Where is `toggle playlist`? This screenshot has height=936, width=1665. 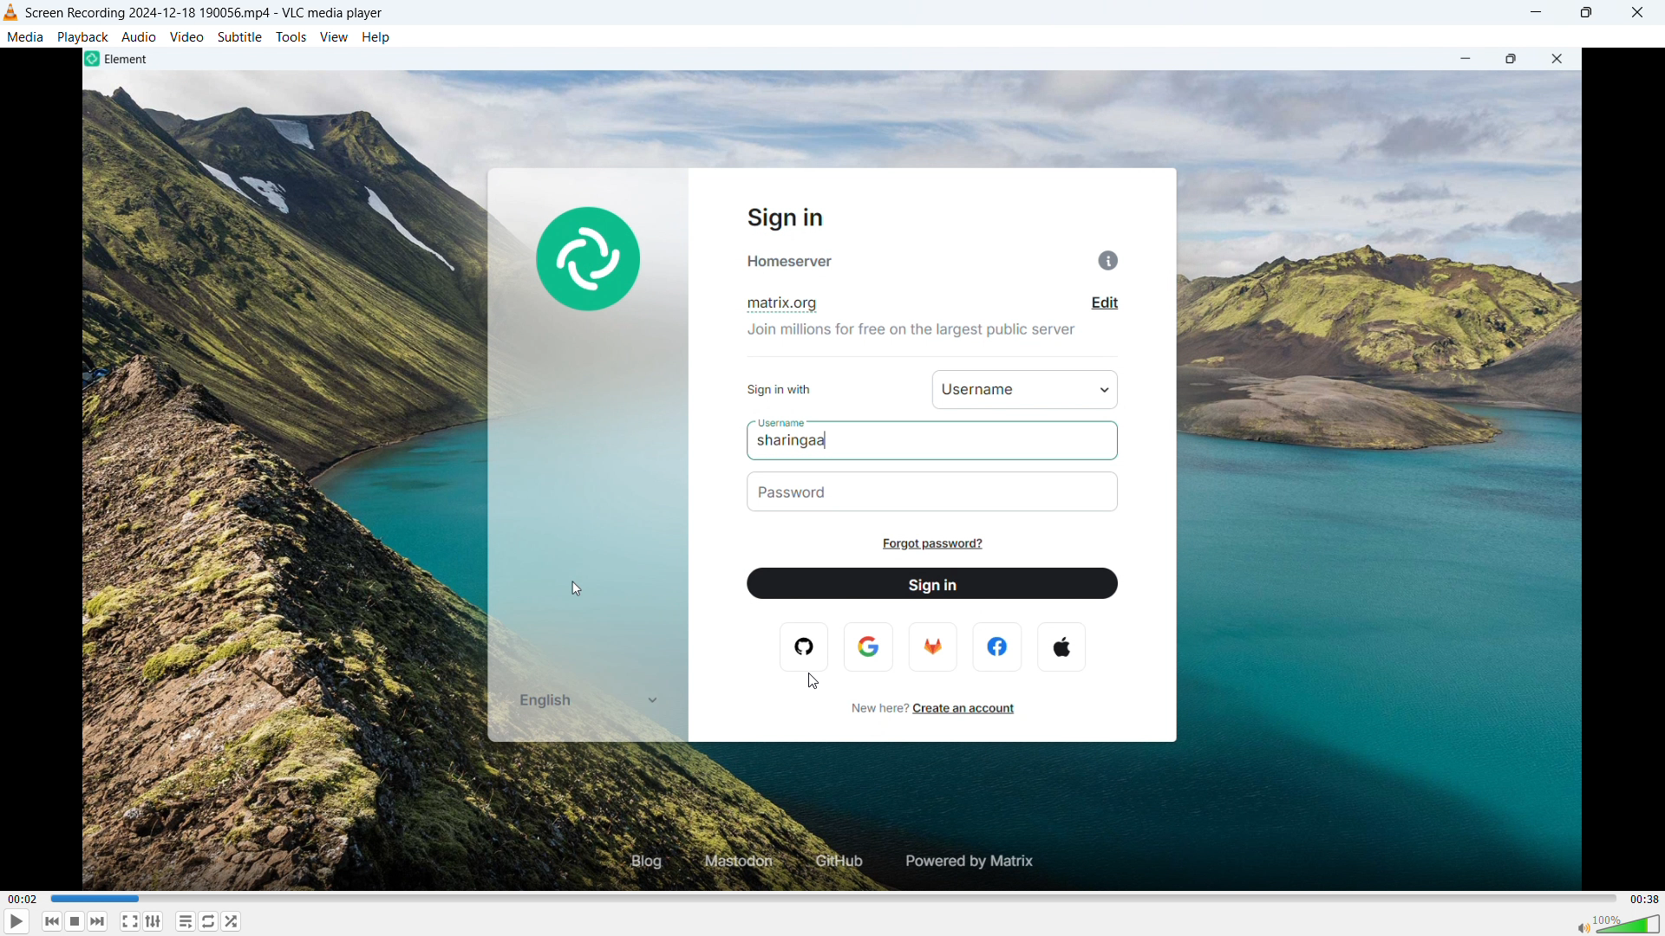 toggle playlist is located at coordinates (153, 921).